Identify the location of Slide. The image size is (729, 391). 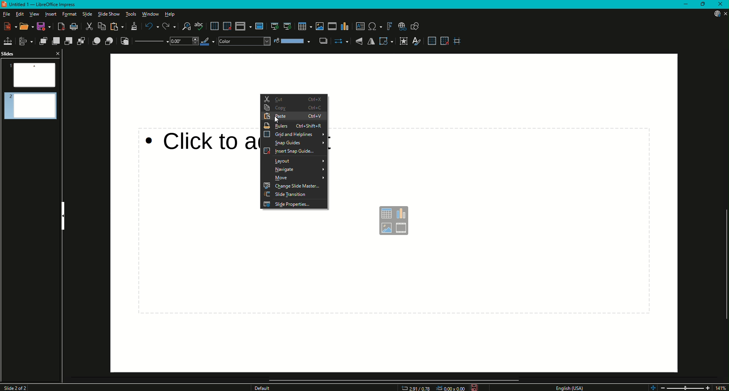
(87, 14).